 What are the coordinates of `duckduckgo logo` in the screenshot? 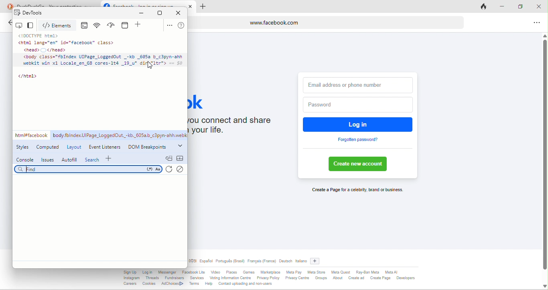 It's located at (8, 6).